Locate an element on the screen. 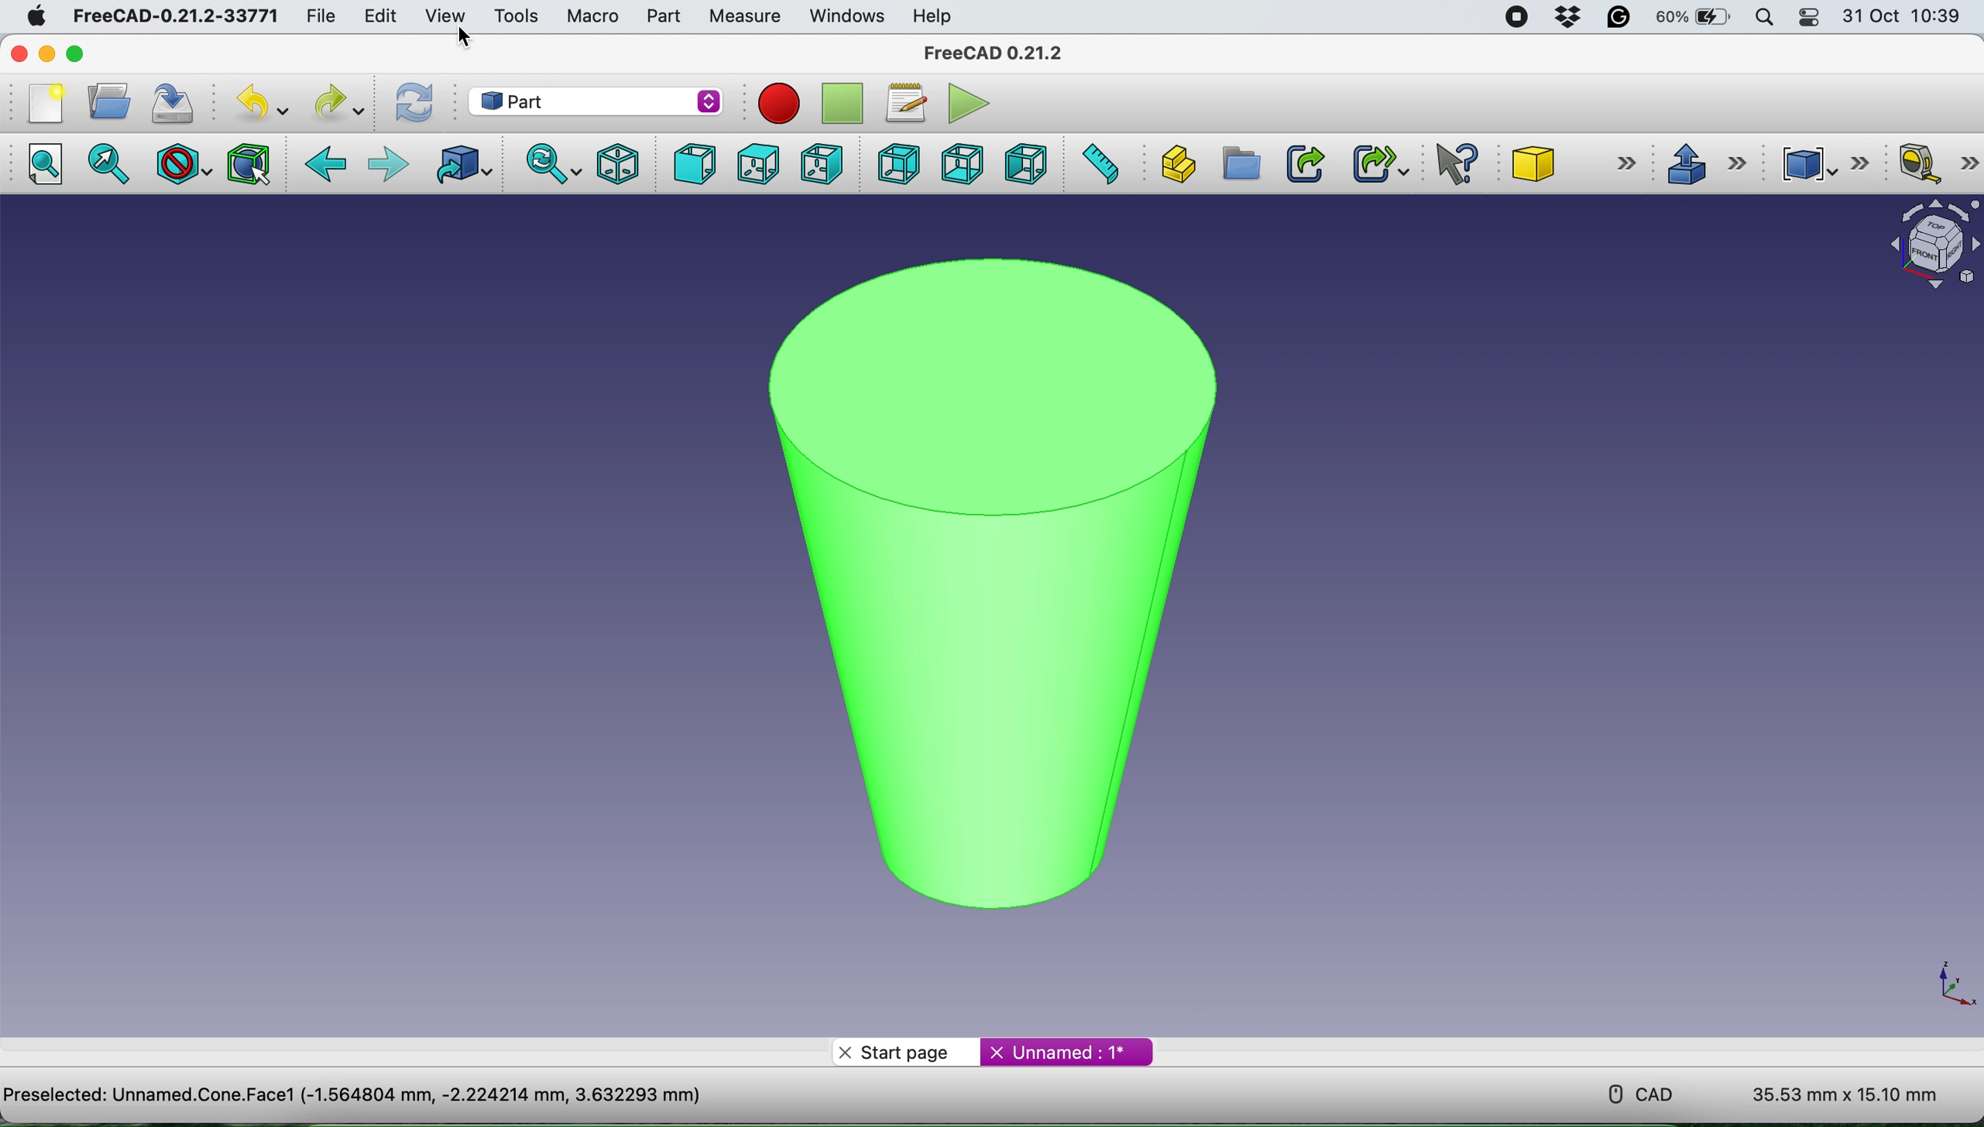  cone is located at coordinates (1577, 166).